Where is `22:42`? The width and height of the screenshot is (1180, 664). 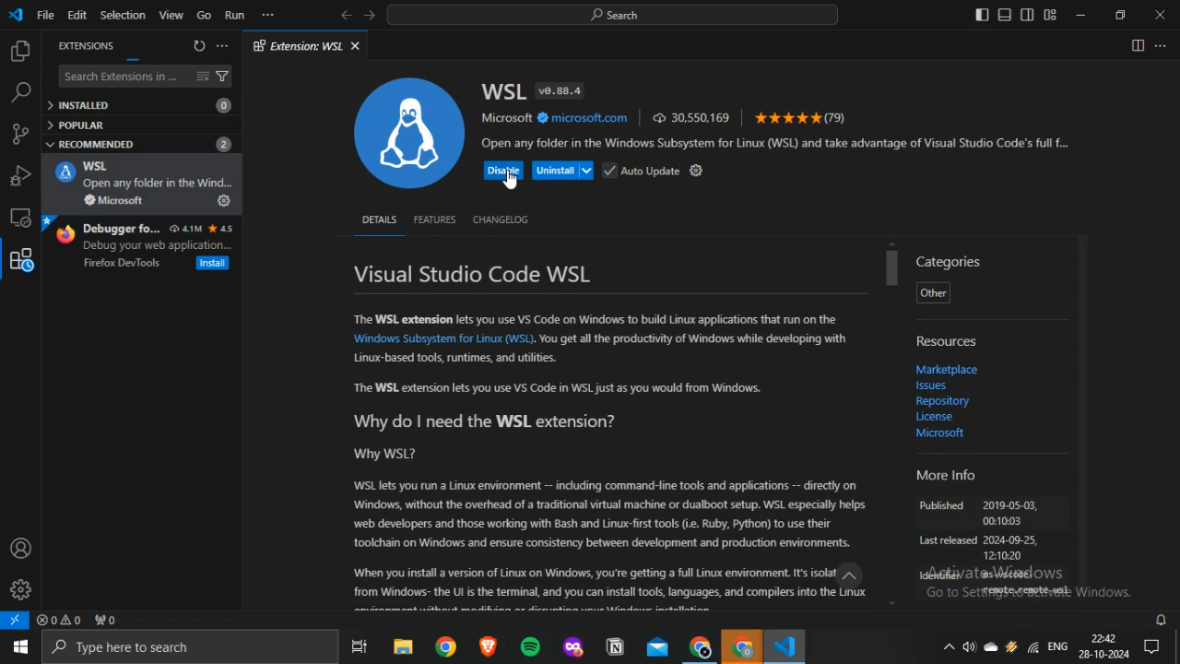
22:42 is located at coordinates (1103, 636).